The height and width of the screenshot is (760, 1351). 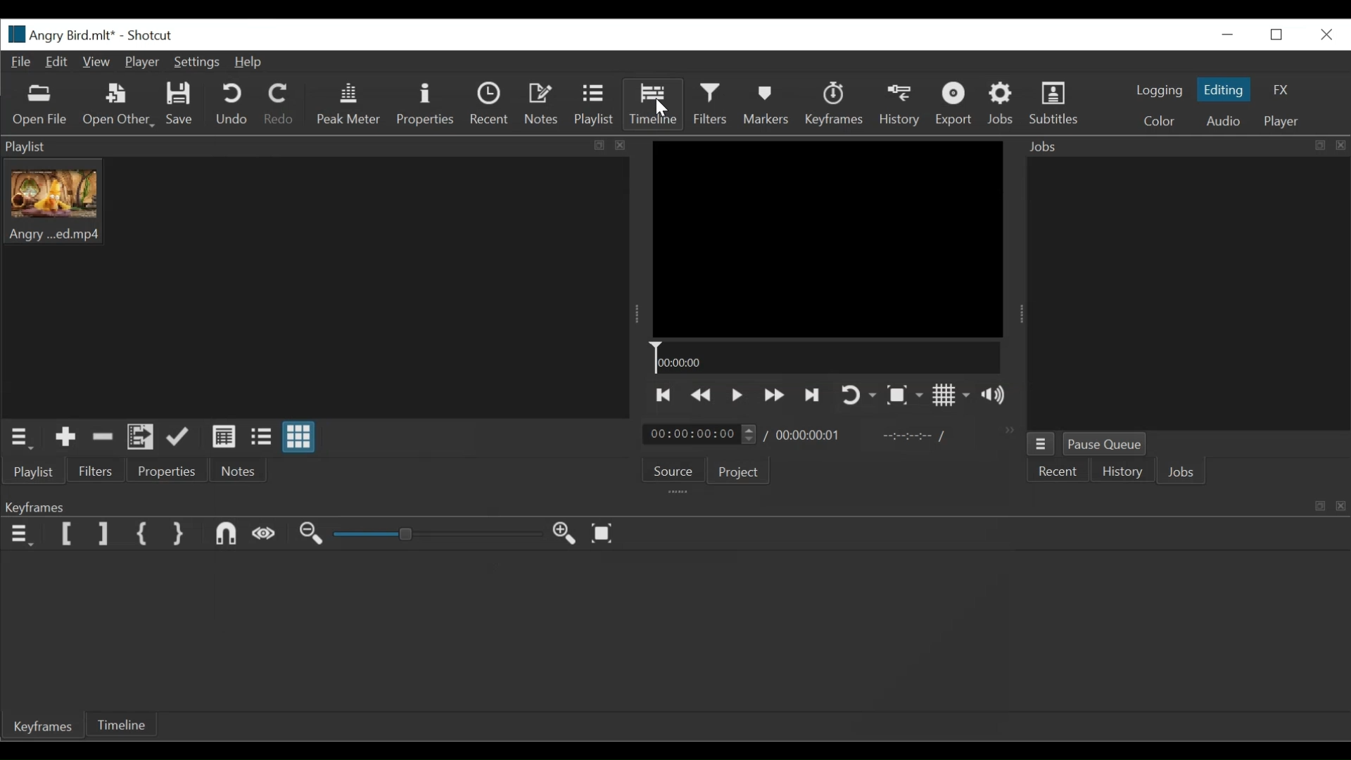 What do you see at coordinates (829, 238) in the screenshot?
I see `Media Viewer` at bounding box center [829, 238].